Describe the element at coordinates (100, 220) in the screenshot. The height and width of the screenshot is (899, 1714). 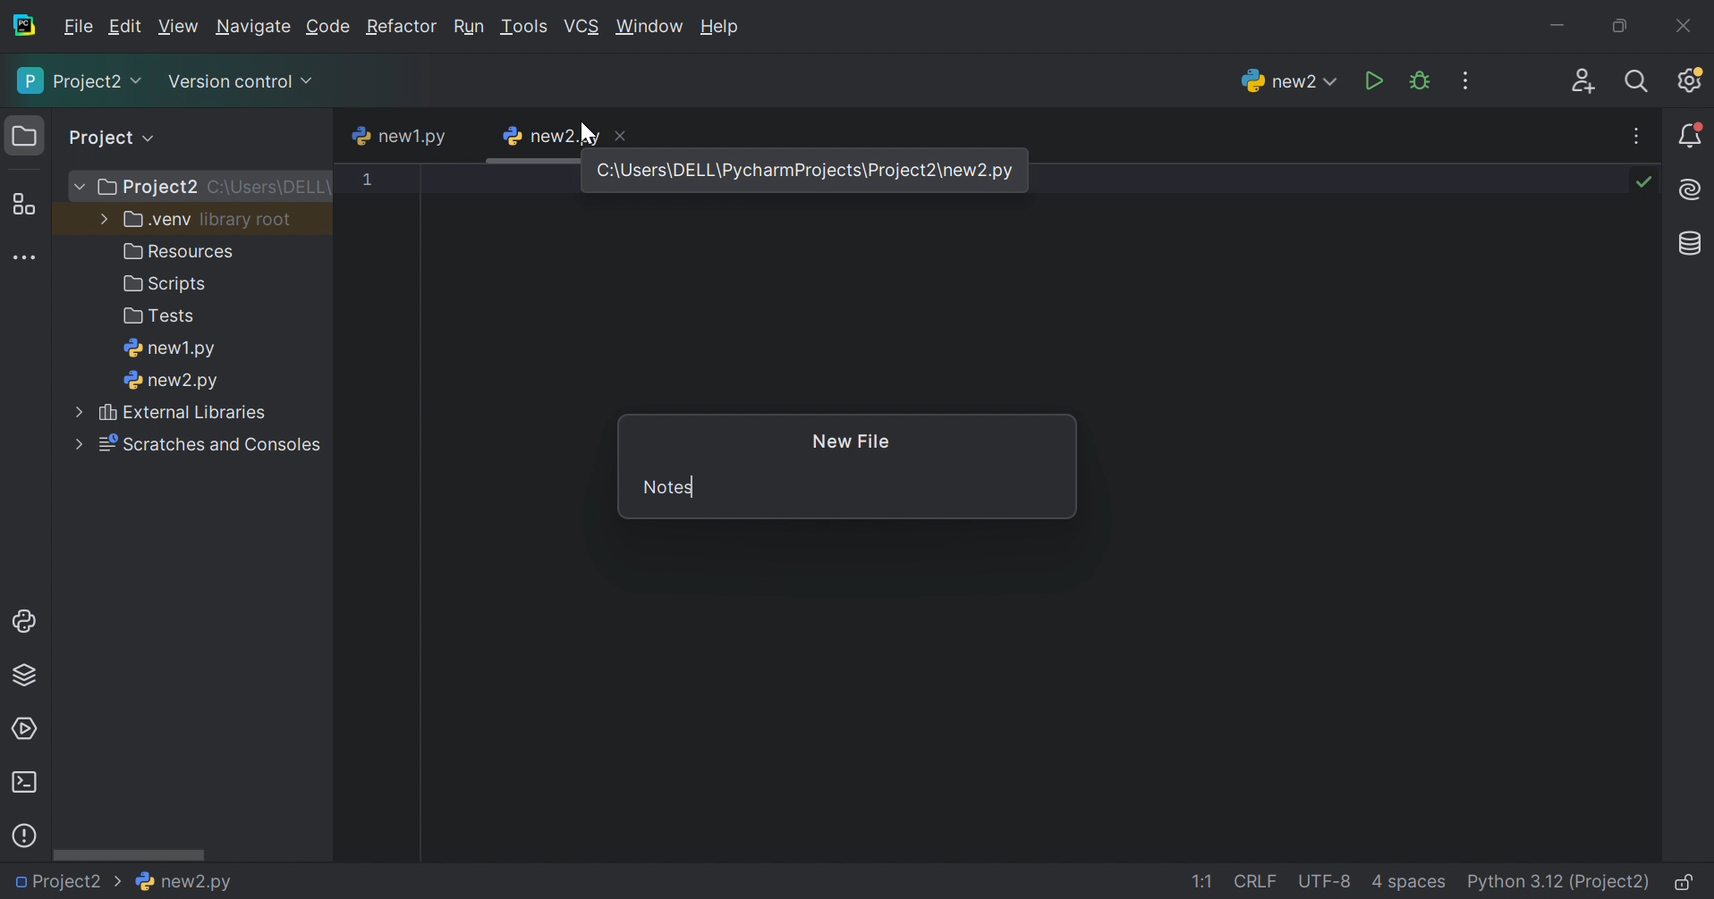
I see `More` at that location.